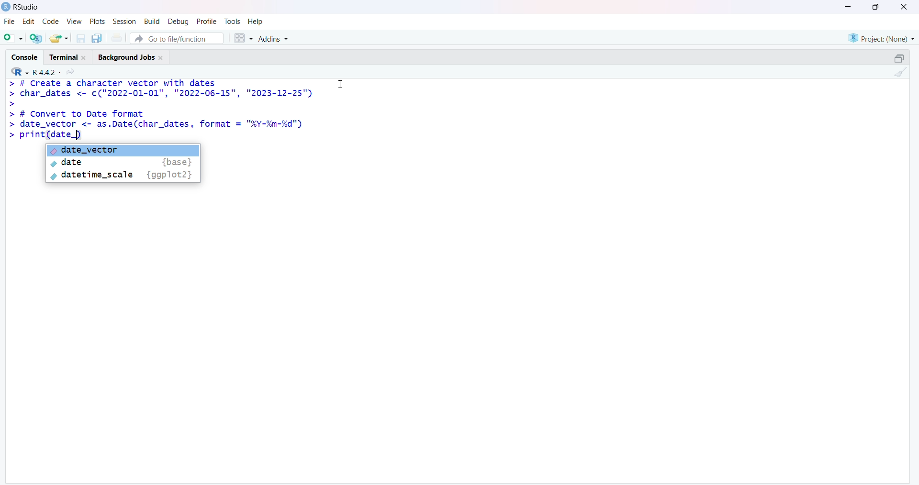 The height and width of the screenshot is (485, 919). What do you see at coordinates (876, 7) in the screenshot?
I see `Maximize` at bounding box center [876, 7].